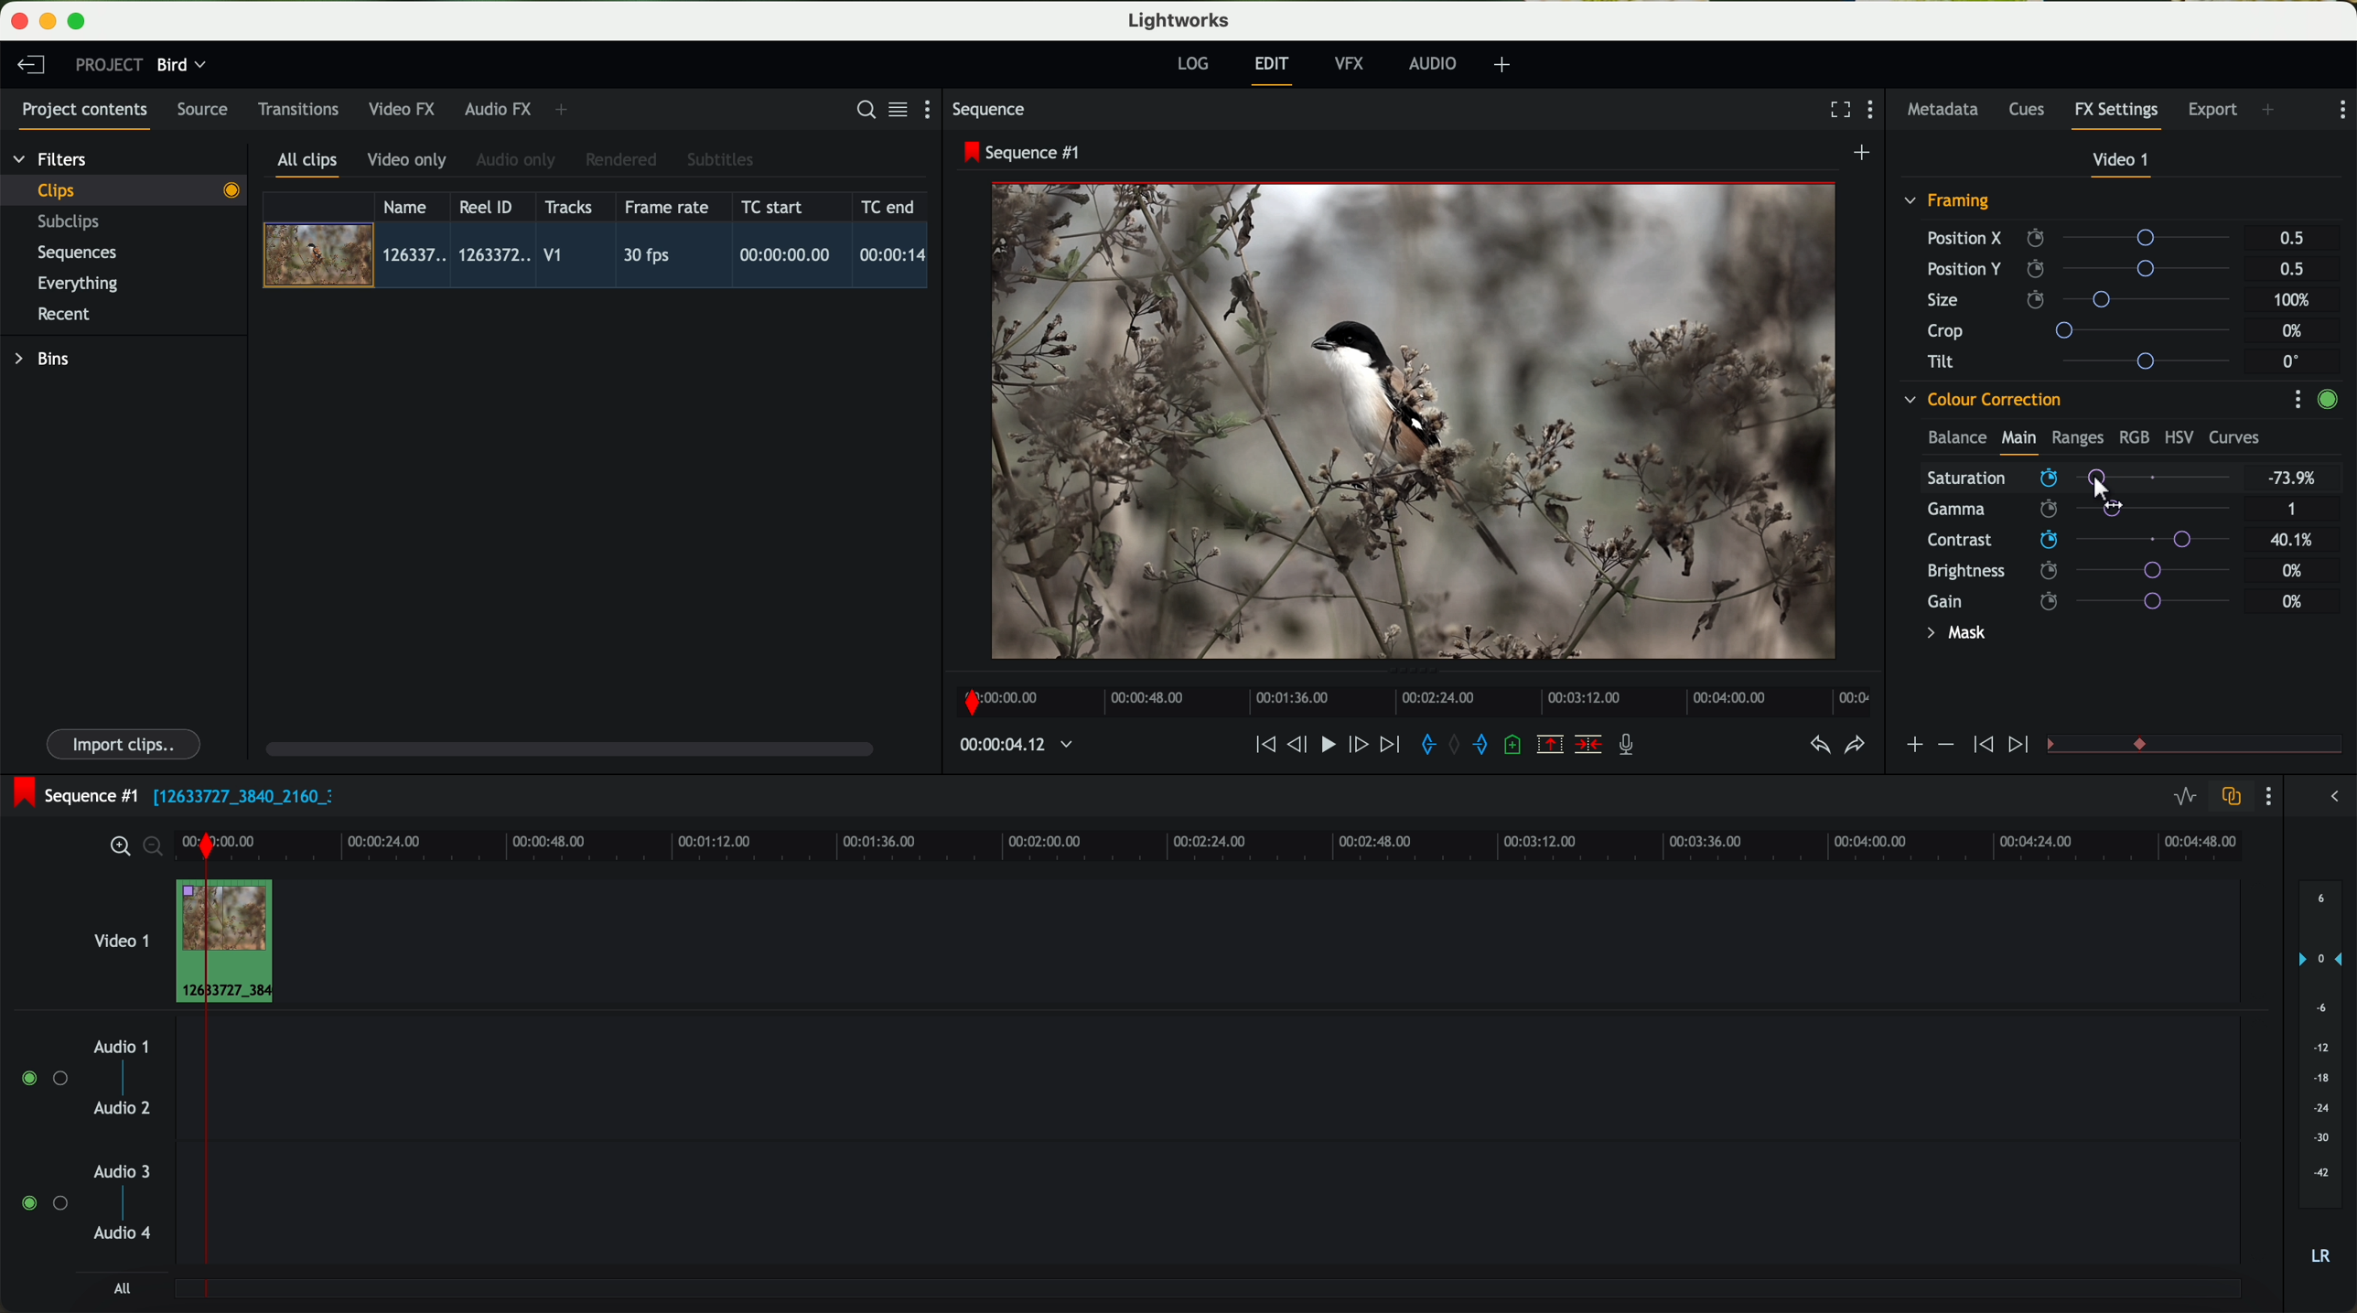  Describe the element at coordinates (896, 109) in the screenshot. I see `toggle between list and title view` at that location.